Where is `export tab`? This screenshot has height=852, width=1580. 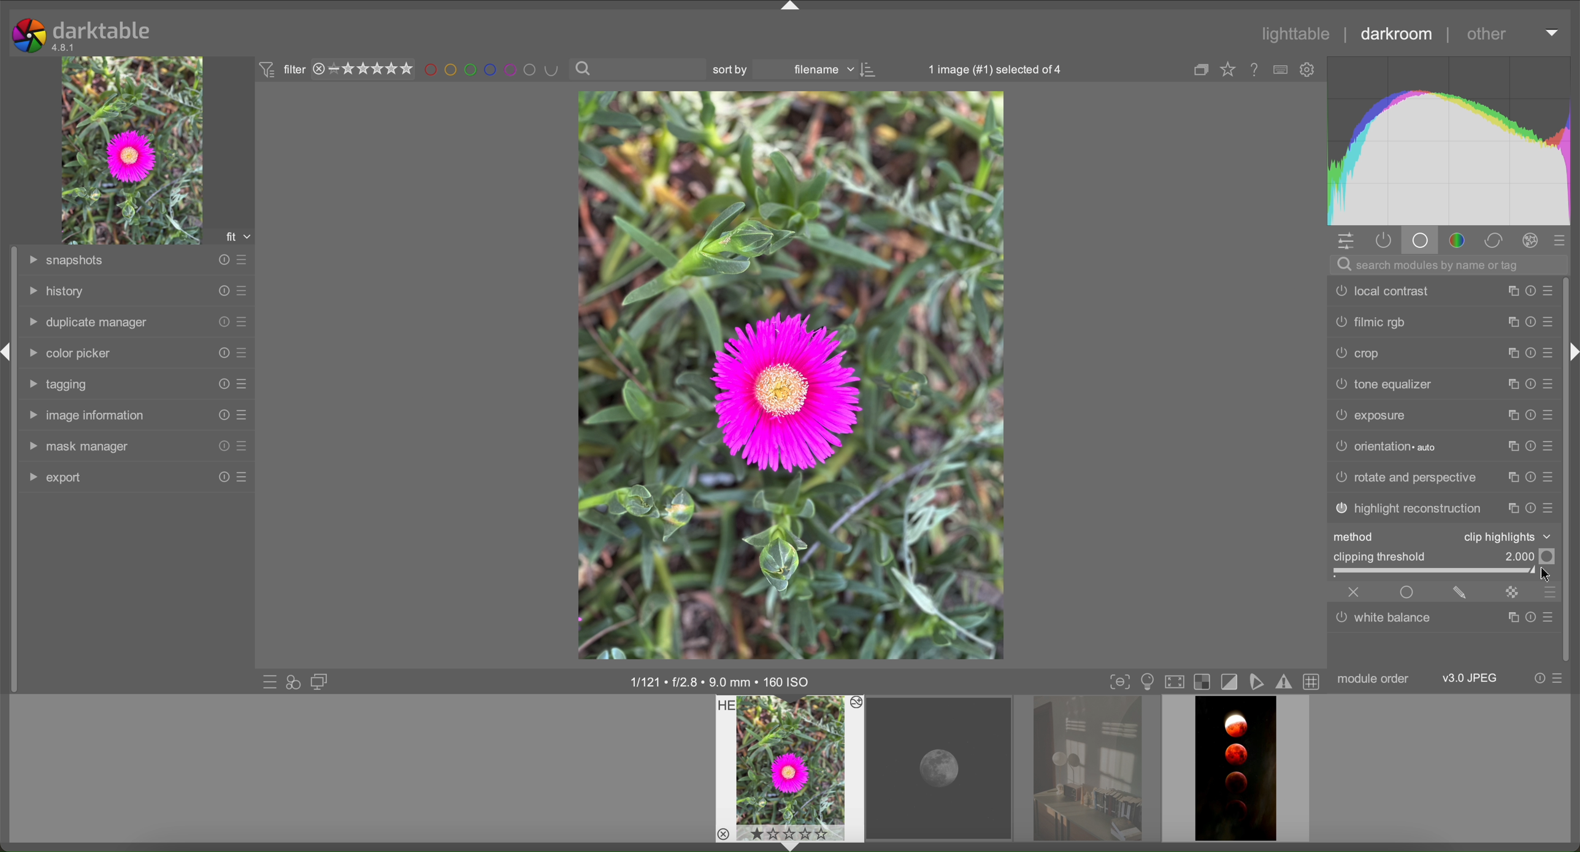 export tab is located at coordinates (55, 477).